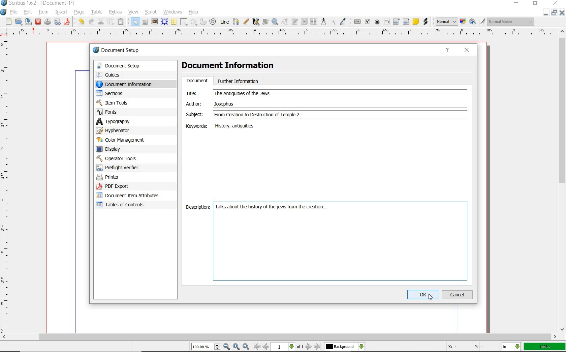 The width and height of the screenshot is (566, 352). I want to click on Bezier curve, so click(236, 22).